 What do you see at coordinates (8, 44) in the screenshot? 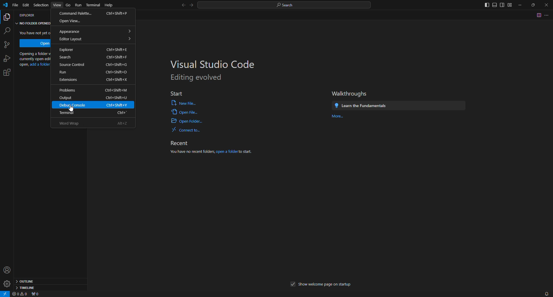
I see `New project` at bounding box center [8, 44].